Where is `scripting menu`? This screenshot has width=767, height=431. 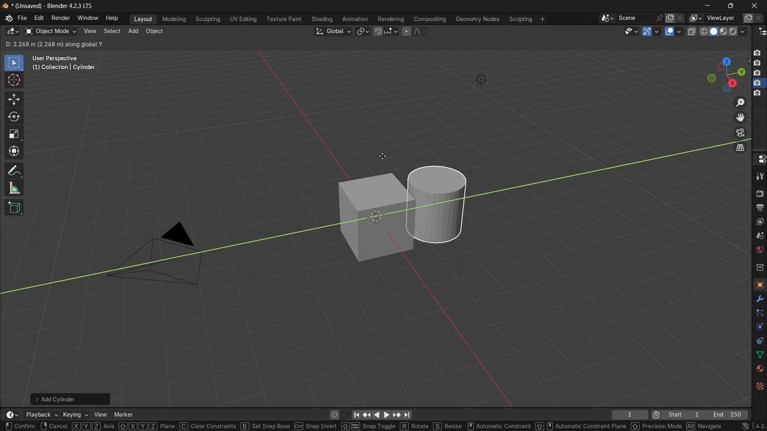
scripting menu is located at coordinates (520, 20).